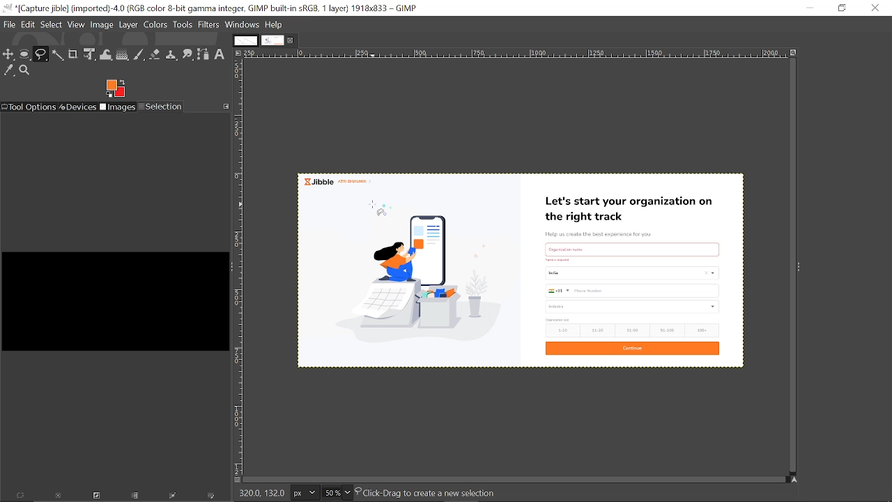 This screenshot has height=502, width=892. What do you see at coordinates (102, 24) in the screenshot?
I see `Image` at bounding box center [102, 24].